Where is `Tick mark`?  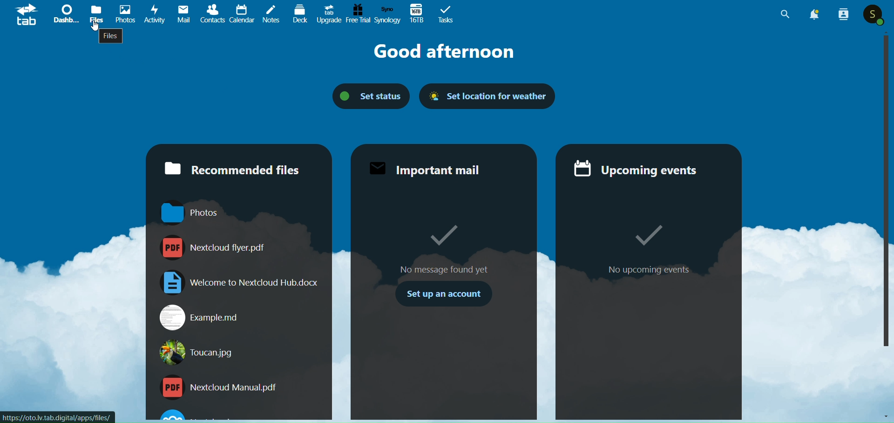 Tick mark is located at coordinates (443, 234).